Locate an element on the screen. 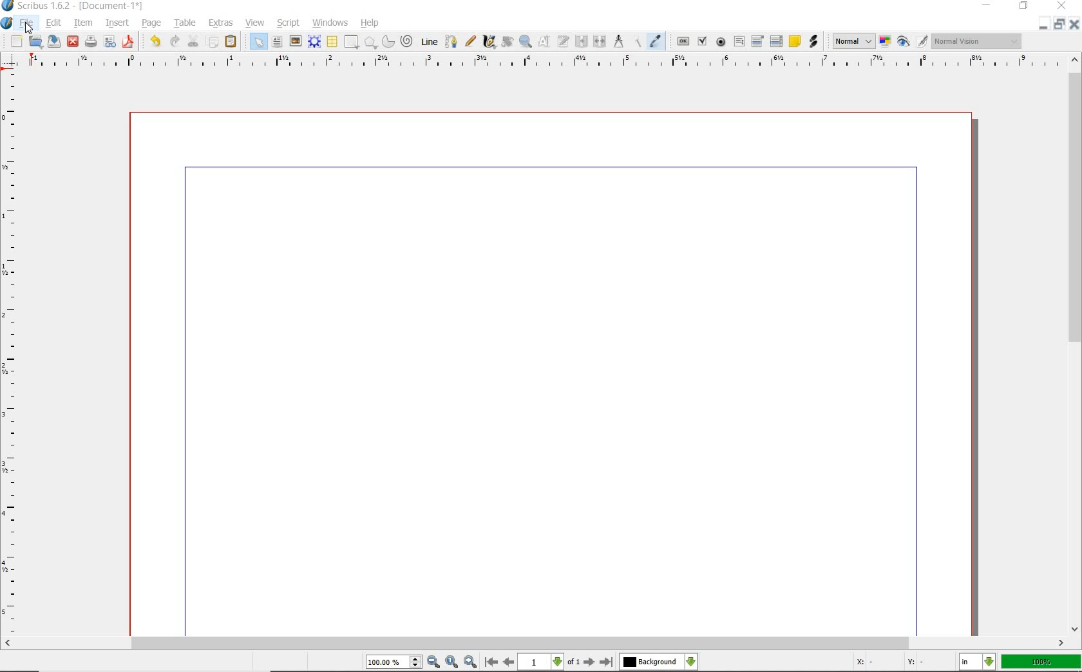  select image preview mode is located at coordinates (852, 41).